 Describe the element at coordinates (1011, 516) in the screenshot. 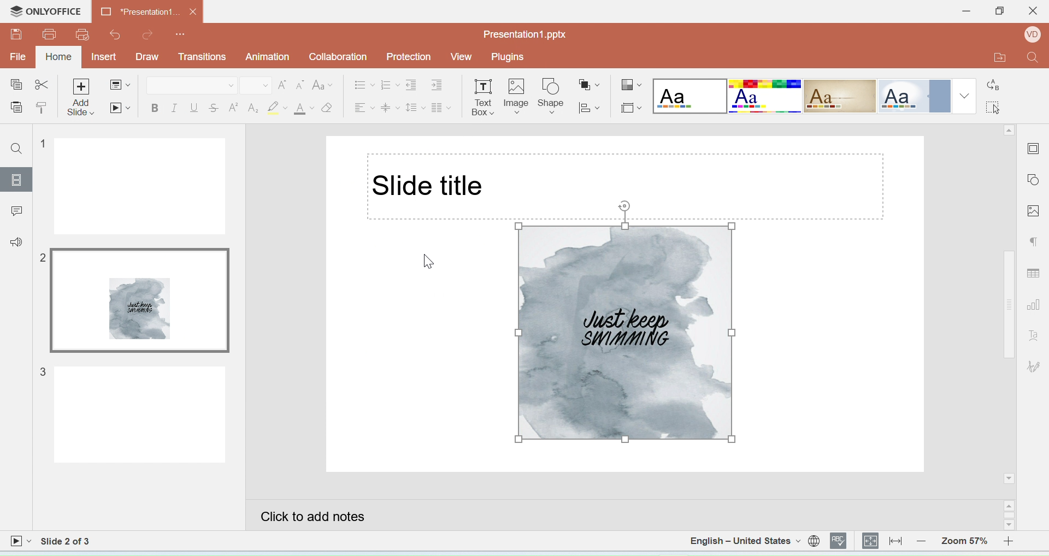

I see `Scroll bar` at that location.